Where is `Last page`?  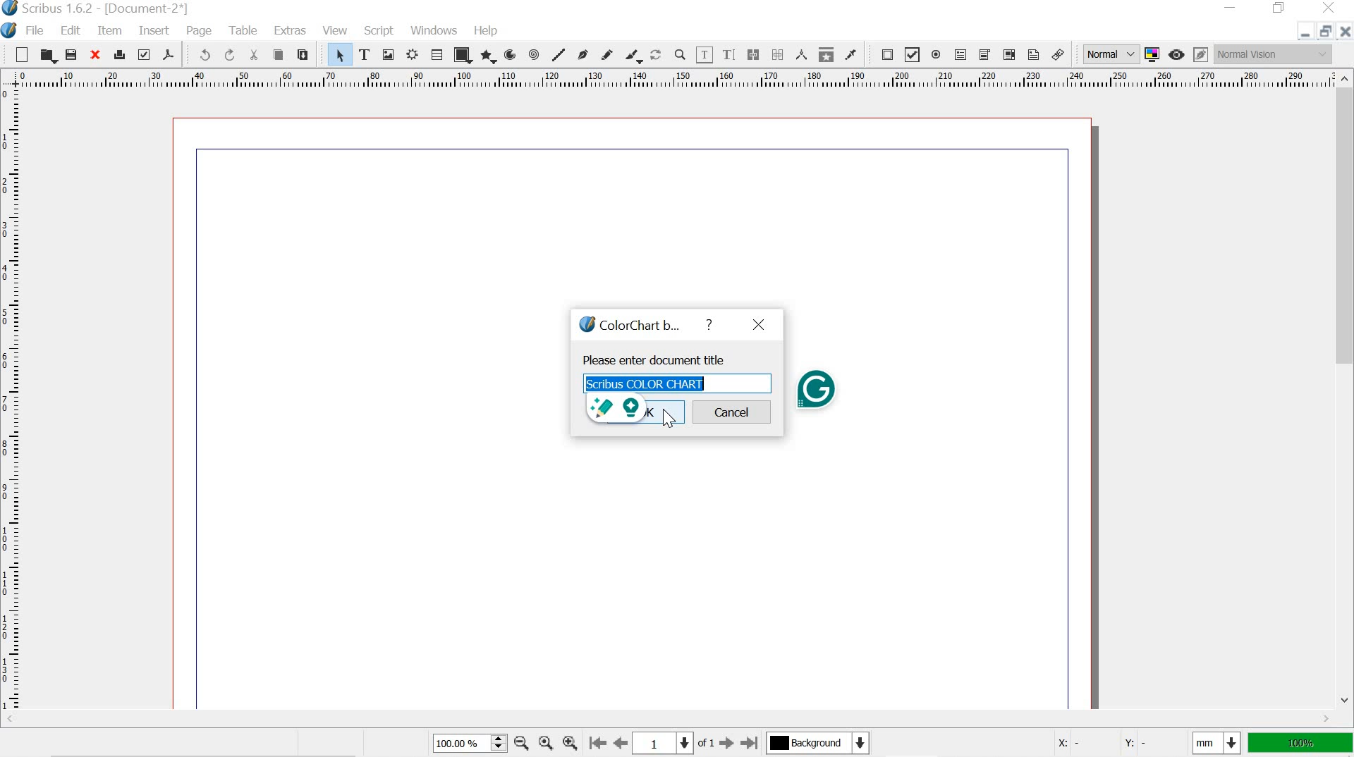
Last page is located at coordinates (750, 744).